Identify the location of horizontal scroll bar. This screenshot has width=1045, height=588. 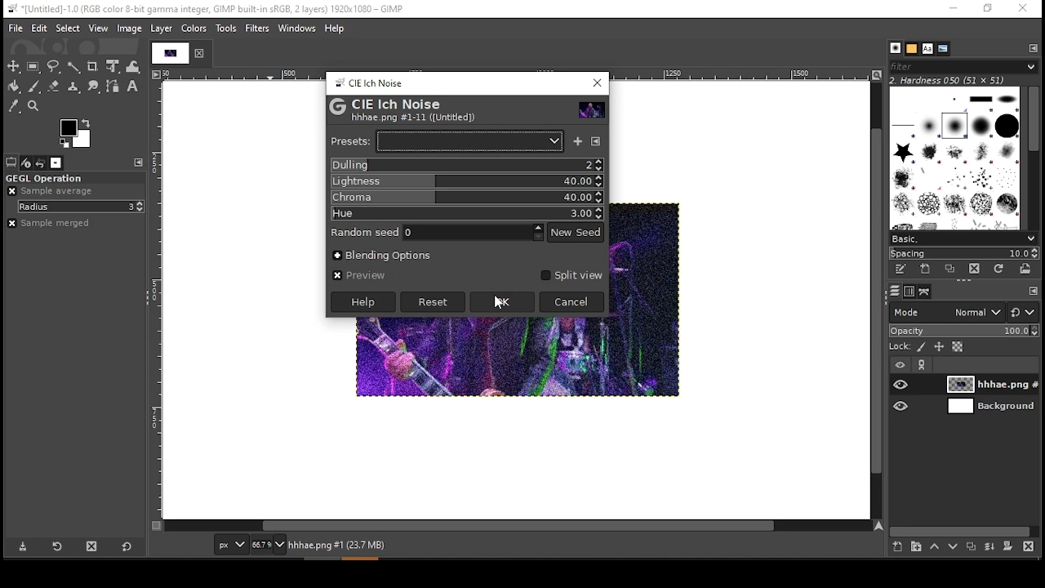
(518, 527).